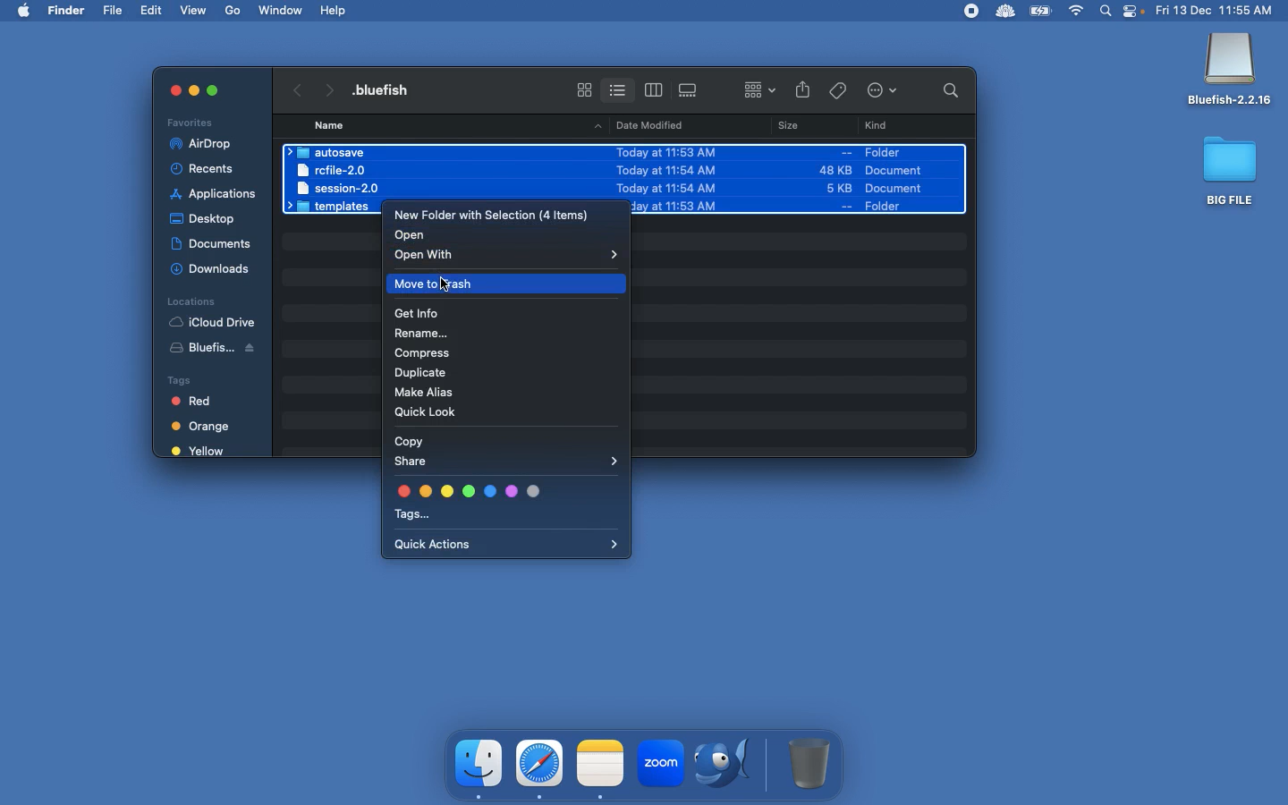  Describe the element at coordinates (491, 216) in the screenshot. I see `New folder` at that location.